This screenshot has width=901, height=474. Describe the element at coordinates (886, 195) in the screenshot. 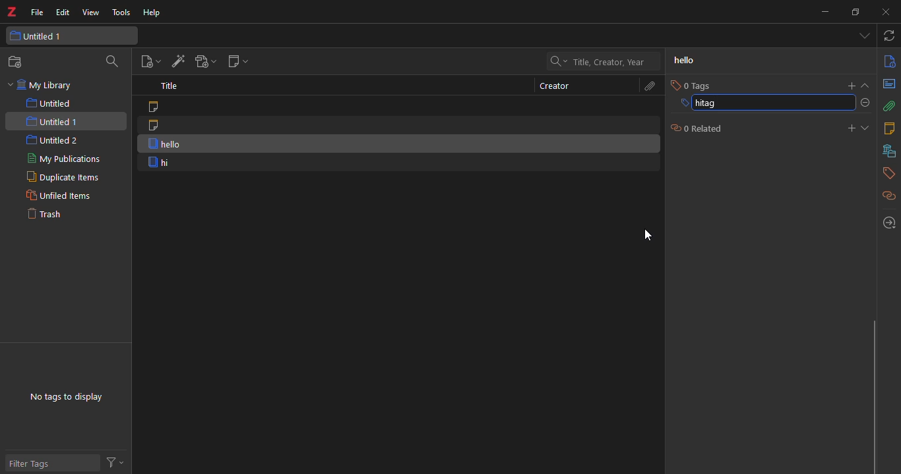

I see `related` at that location.